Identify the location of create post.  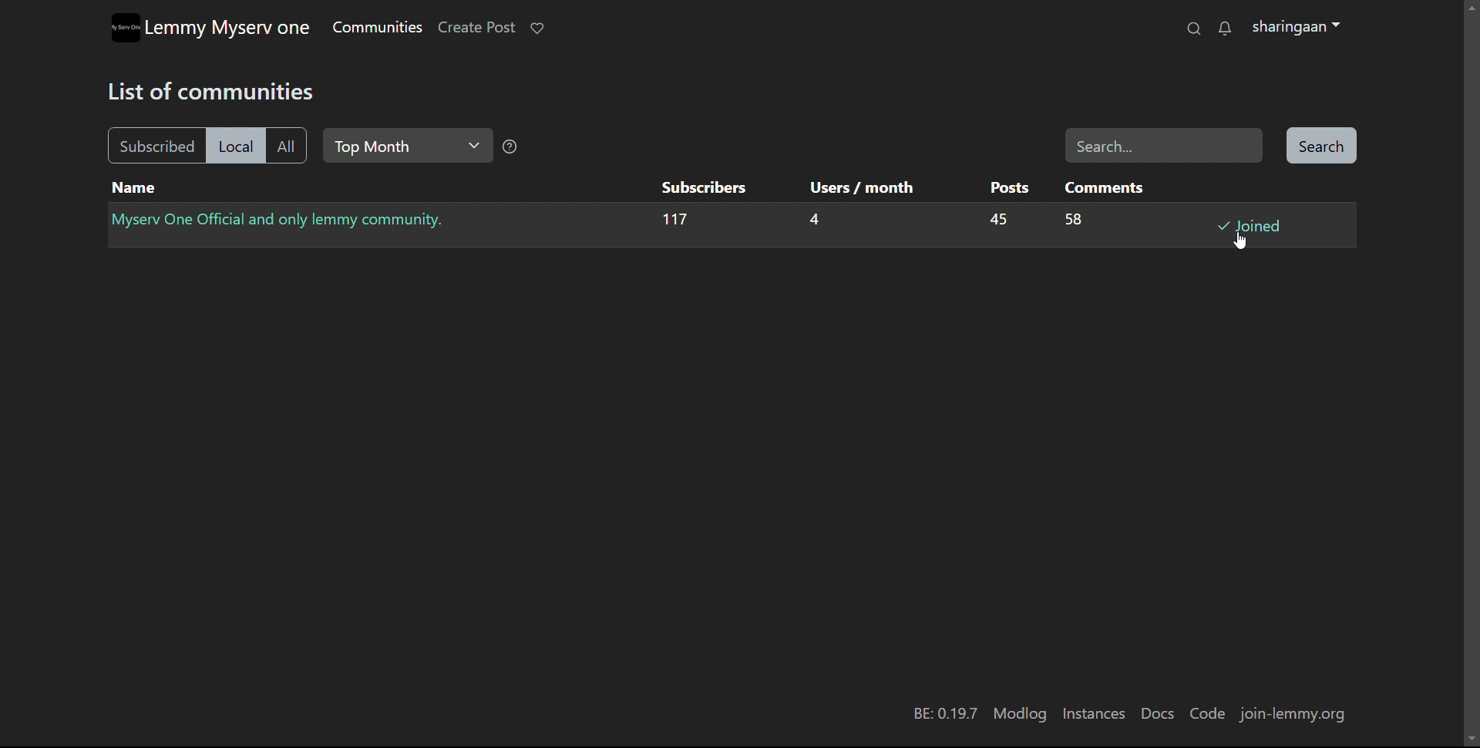
(476, 28).